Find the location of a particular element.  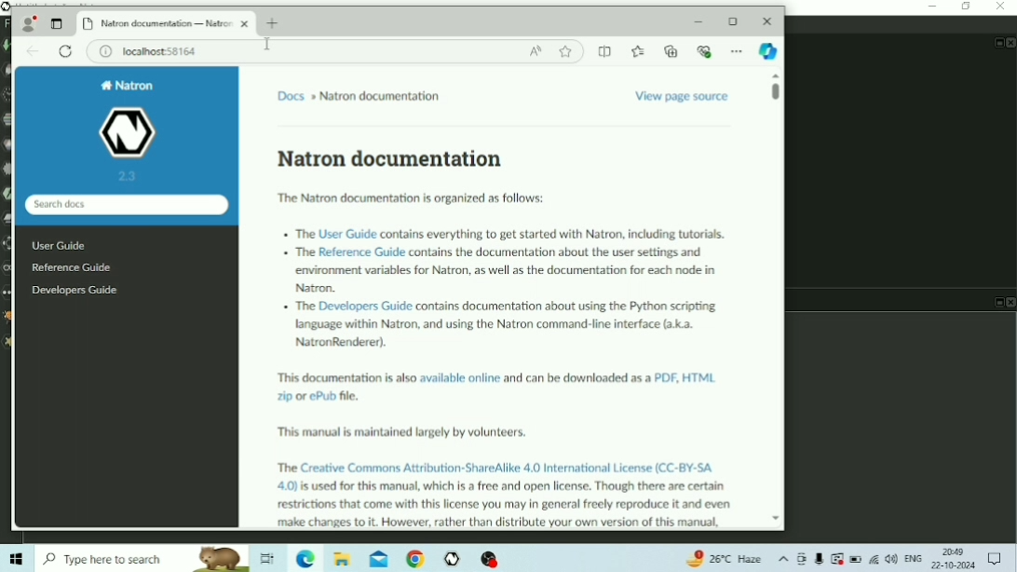

Restore Down is located at coordinates (967, 7).